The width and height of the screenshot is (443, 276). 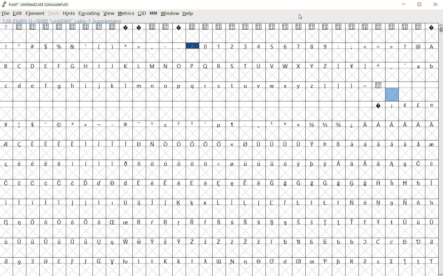 I want to click on glyph, so click(x=365, y=261).